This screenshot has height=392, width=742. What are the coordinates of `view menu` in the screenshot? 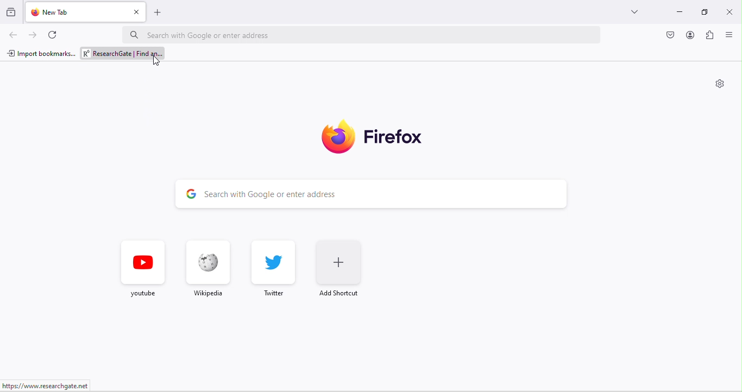 It's located at (731, 35).